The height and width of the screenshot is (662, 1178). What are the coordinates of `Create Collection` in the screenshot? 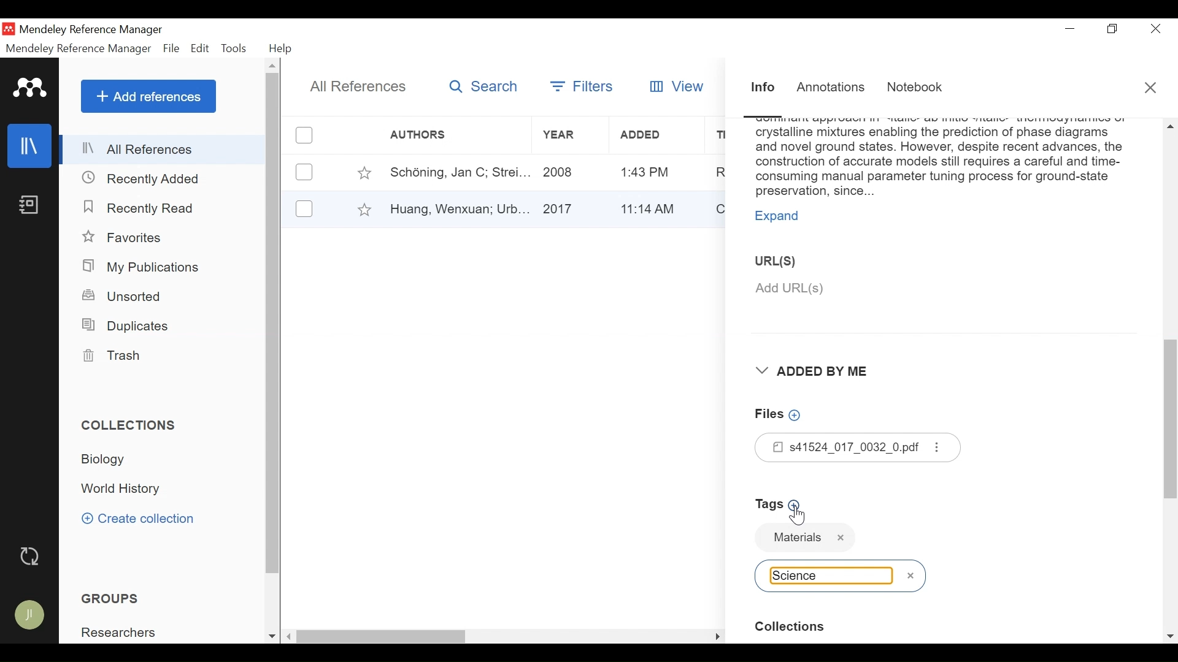 It's located at (138, 518).